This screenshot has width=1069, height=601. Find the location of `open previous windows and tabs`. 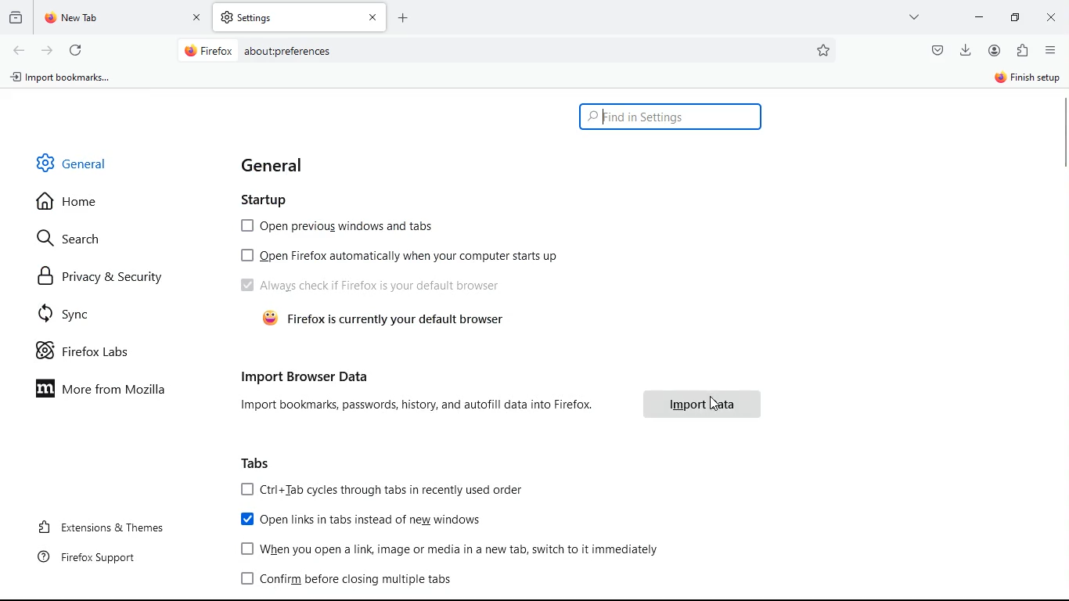

open previous windows and tabs is located at coordinates (341, 225).